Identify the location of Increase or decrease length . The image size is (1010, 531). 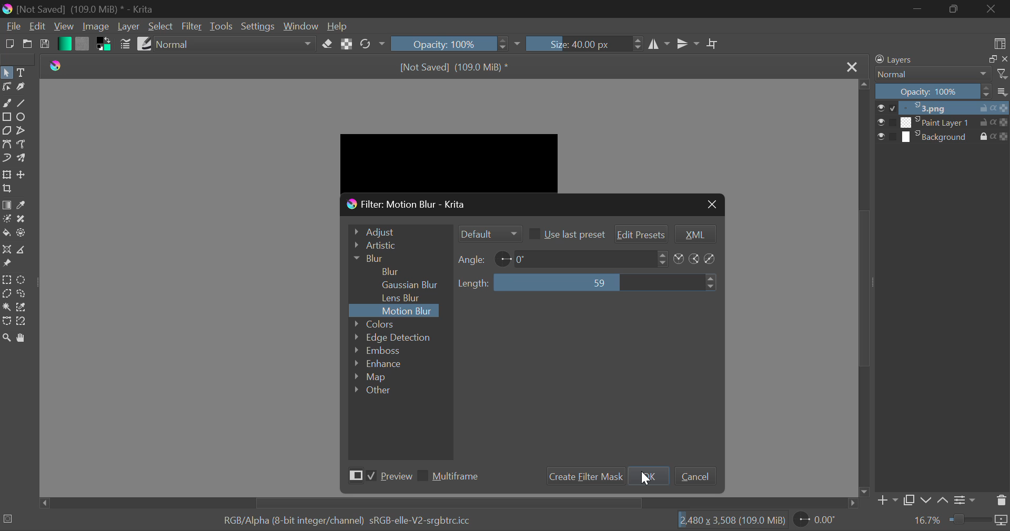
(712, 283).